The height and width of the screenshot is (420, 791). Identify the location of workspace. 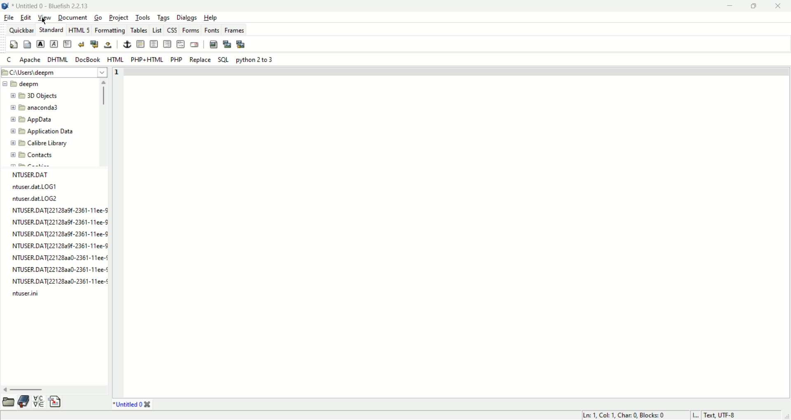
(457, 237).